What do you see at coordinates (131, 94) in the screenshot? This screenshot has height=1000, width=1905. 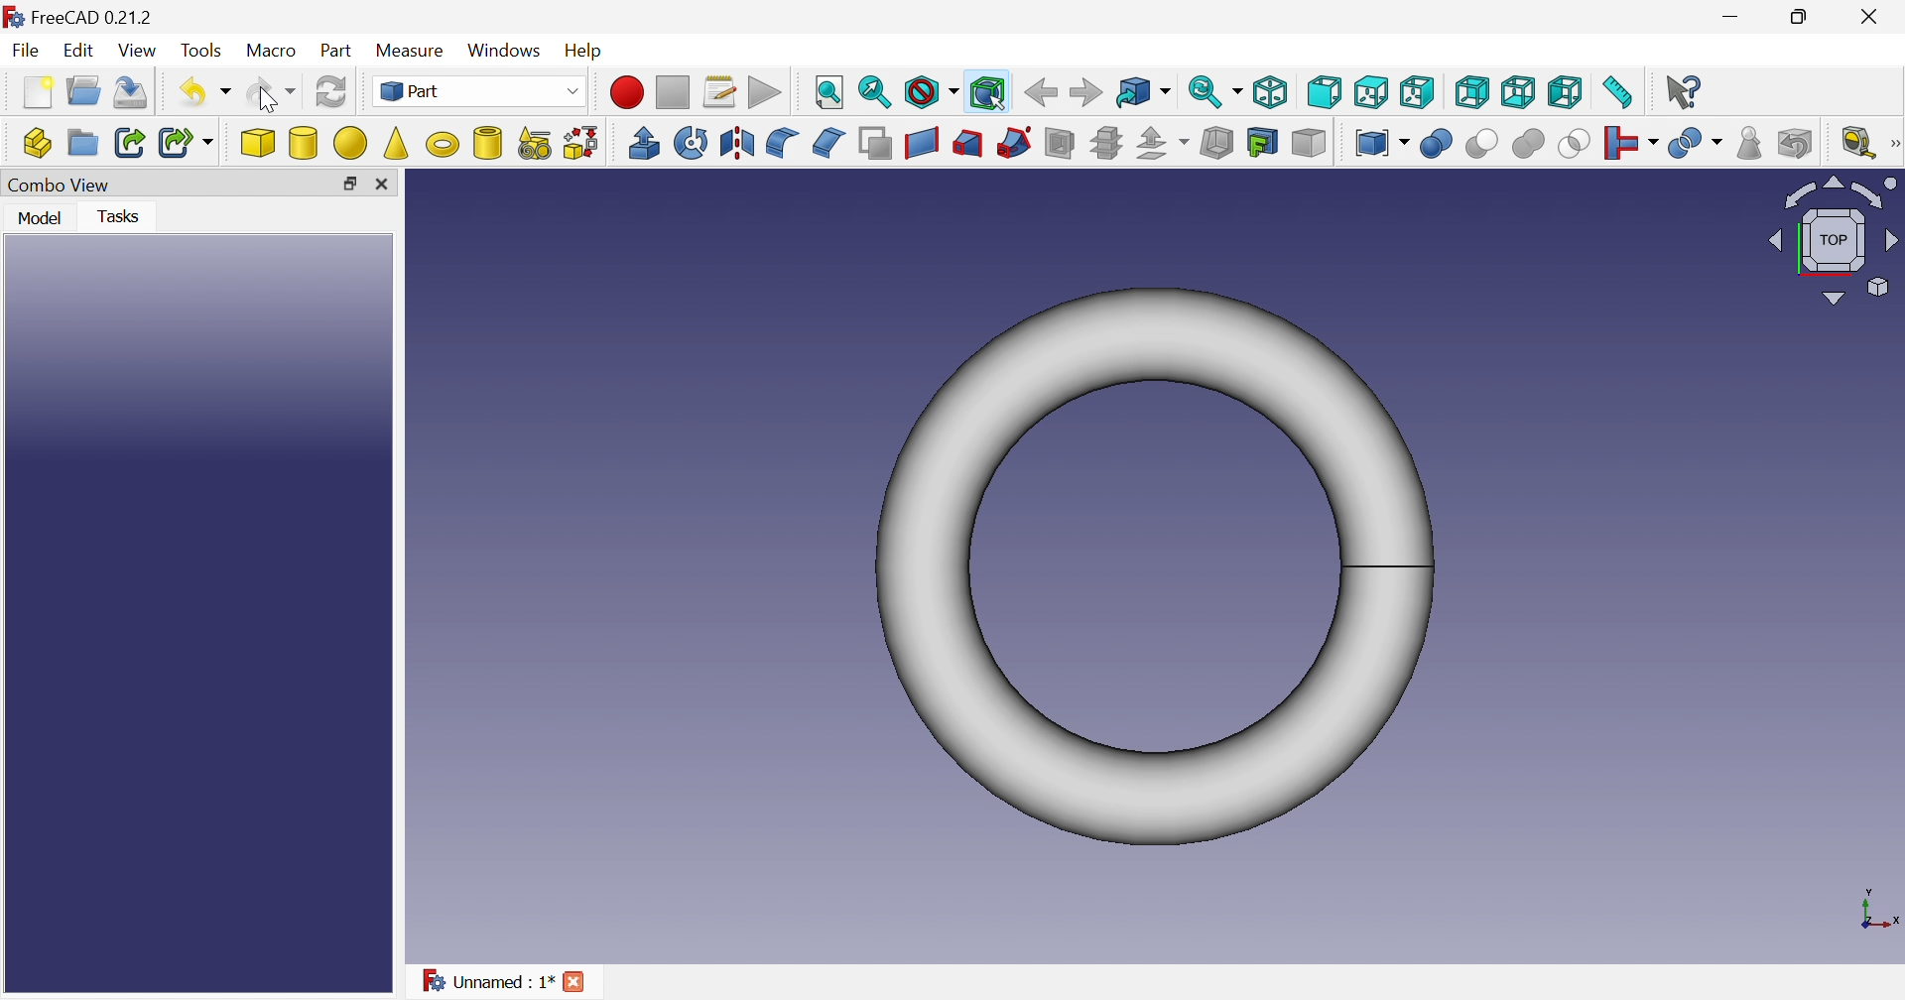 I see `Save` at bounding box center [131, 94].